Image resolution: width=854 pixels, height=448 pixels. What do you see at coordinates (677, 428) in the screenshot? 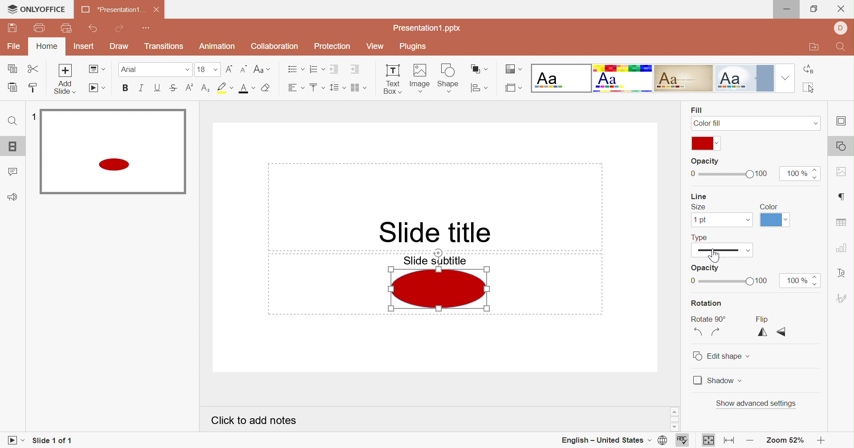
I see `Scroll down` at bounding box center [677, 428].